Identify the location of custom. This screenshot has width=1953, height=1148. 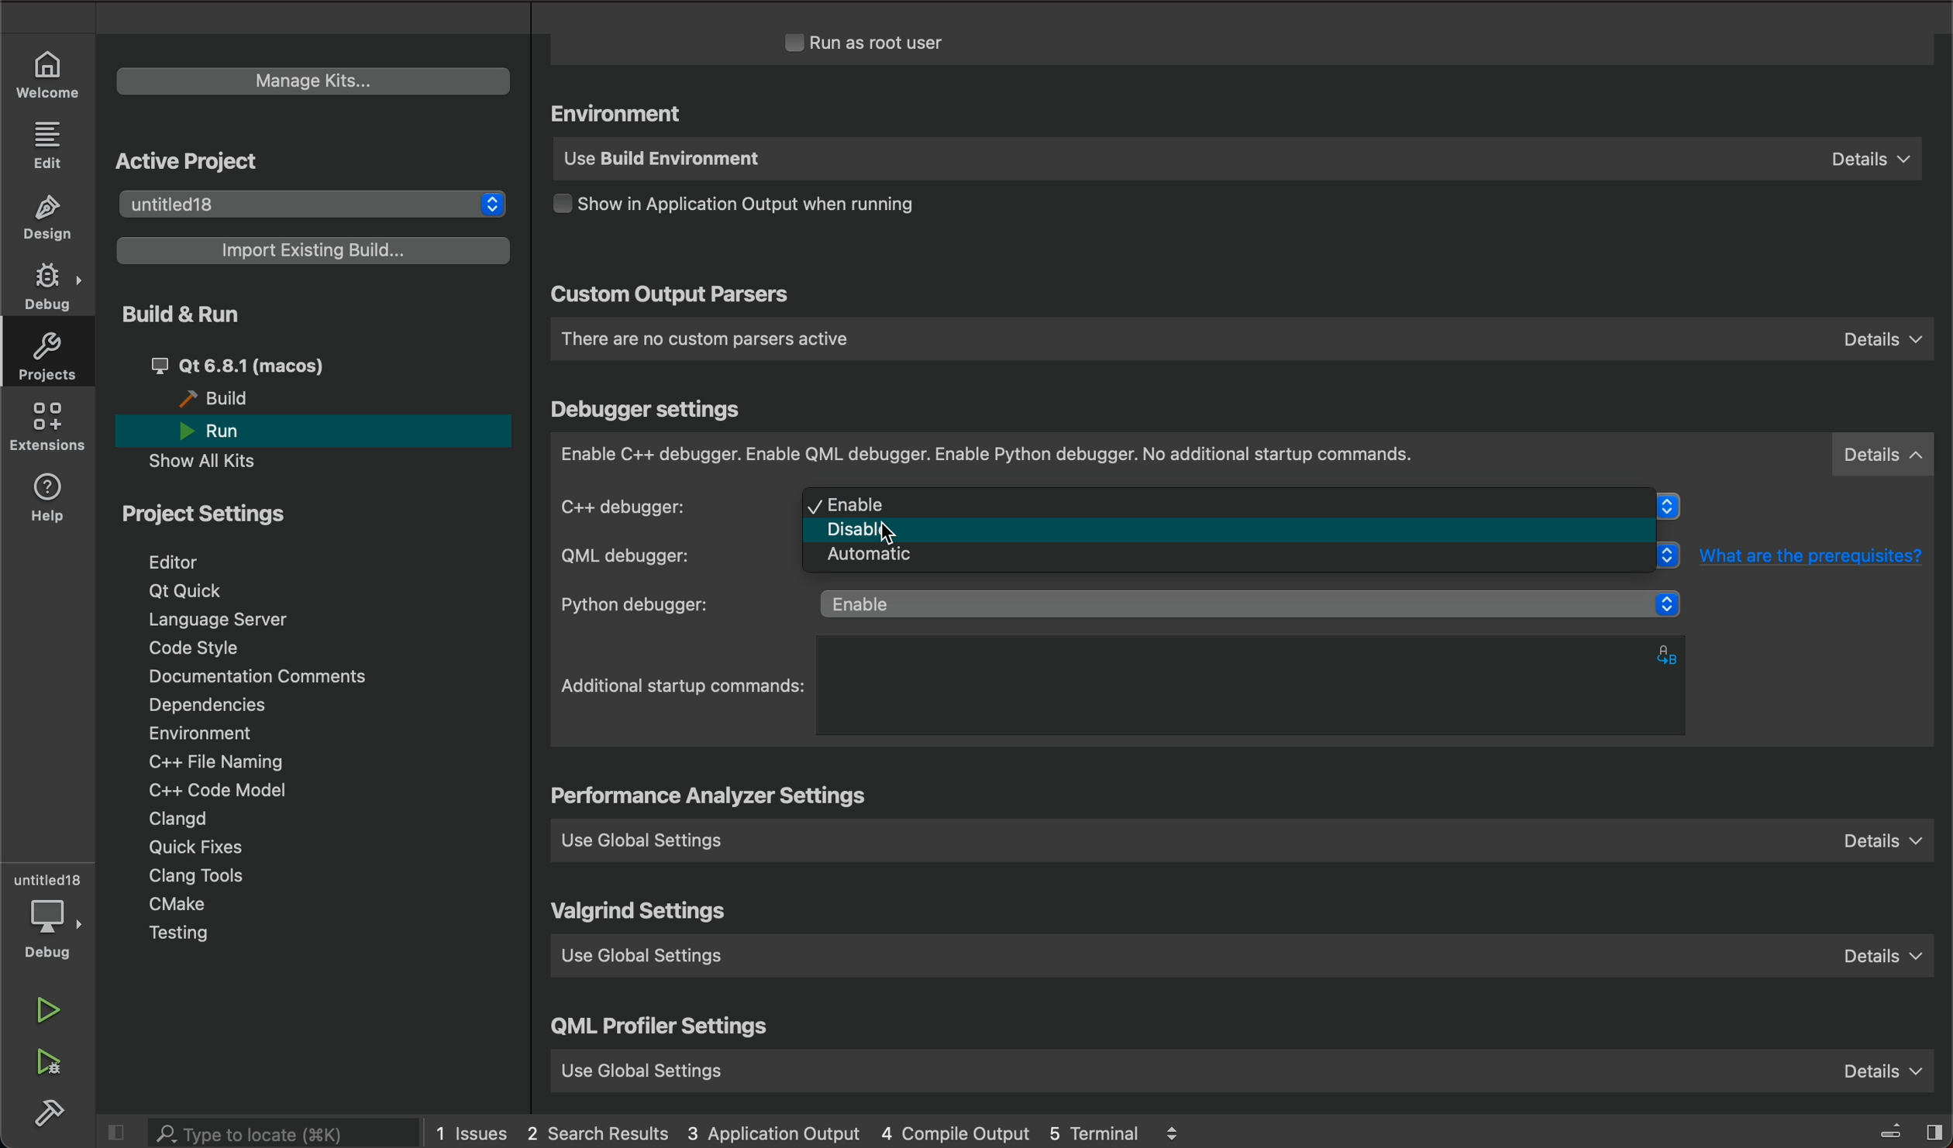
(670, 297).